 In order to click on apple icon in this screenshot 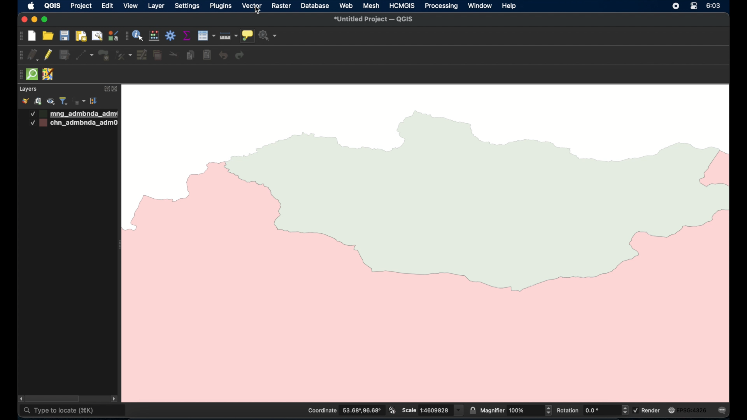, I will do `click(32, 6)`.